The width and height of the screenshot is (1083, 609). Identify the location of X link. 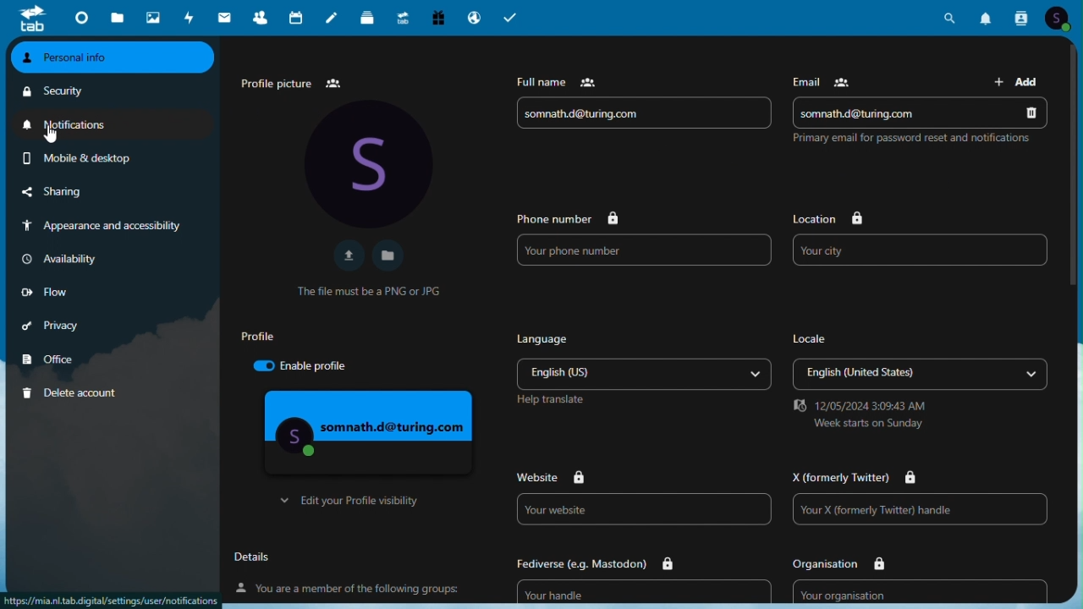
(922, 509).